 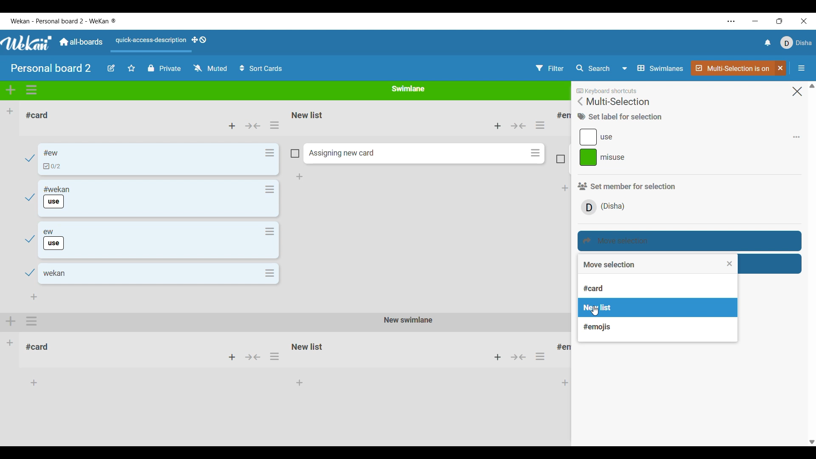 I want to click on Quick slide to top, so click(x=812, y=86).